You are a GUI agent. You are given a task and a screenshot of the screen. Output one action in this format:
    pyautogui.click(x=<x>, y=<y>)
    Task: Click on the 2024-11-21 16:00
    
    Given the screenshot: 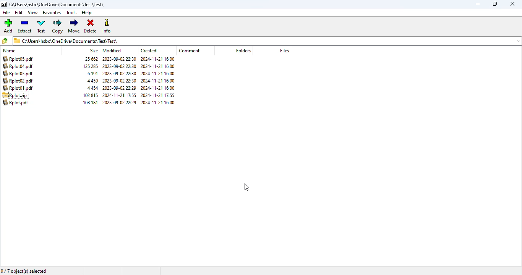 What is the action you would take?
    pyautogui.click(x=158, y=81)
    